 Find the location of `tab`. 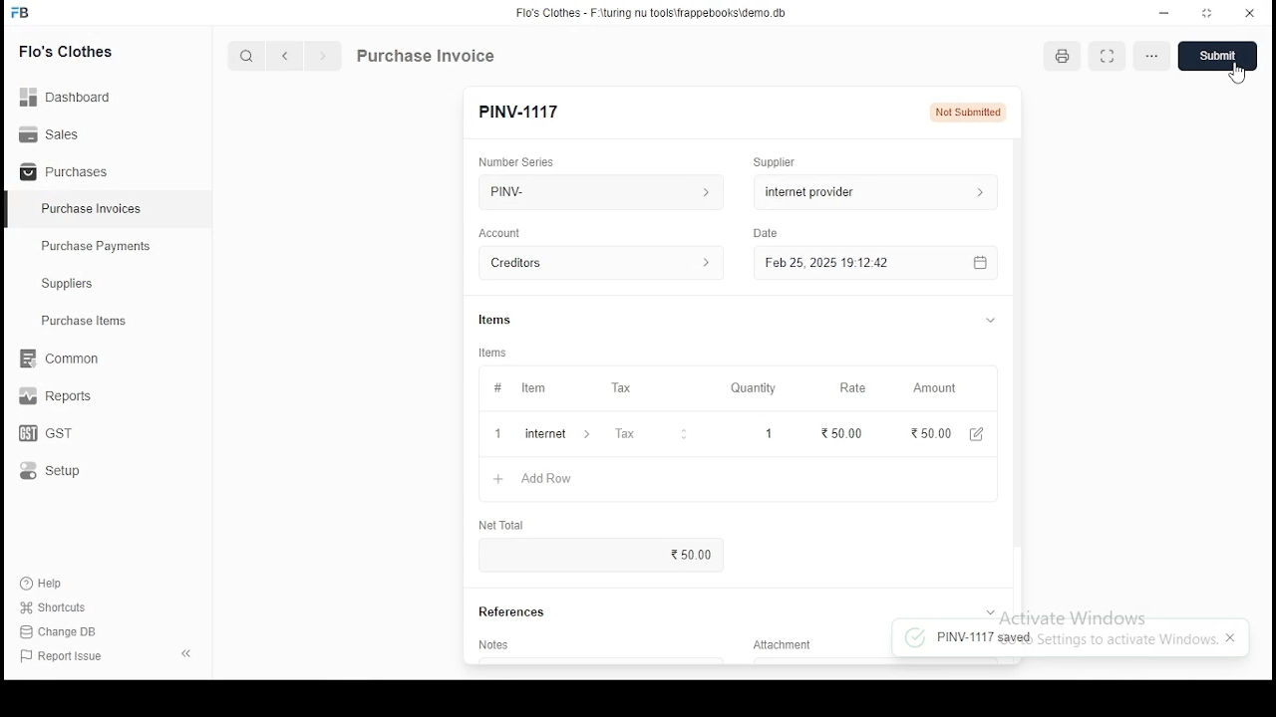

tab is located at coordinates (989, 609).